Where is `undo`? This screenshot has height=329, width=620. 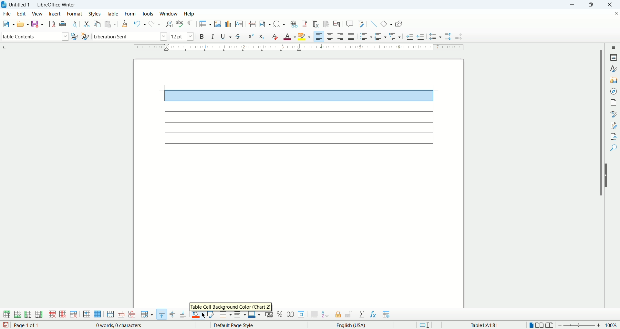 undo is located at coordinates (140, 24).